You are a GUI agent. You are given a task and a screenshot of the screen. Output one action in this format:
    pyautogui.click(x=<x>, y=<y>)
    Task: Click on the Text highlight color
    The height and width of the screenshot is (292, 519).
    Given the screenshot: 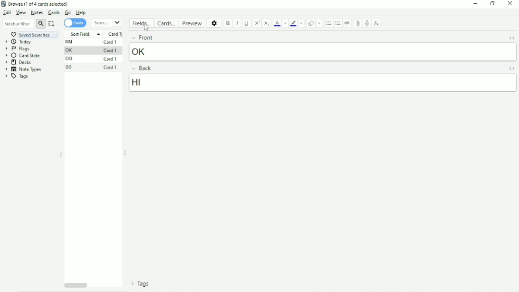 What is the action you would take?
    pyautogui.click(x=293, y=24)
    